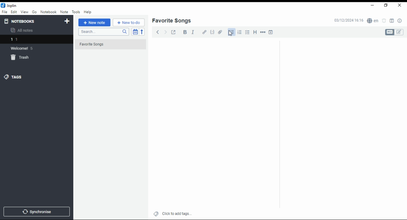 The width and height of the screenshot is (407, 220). I want to click on view, so click(24, 12).